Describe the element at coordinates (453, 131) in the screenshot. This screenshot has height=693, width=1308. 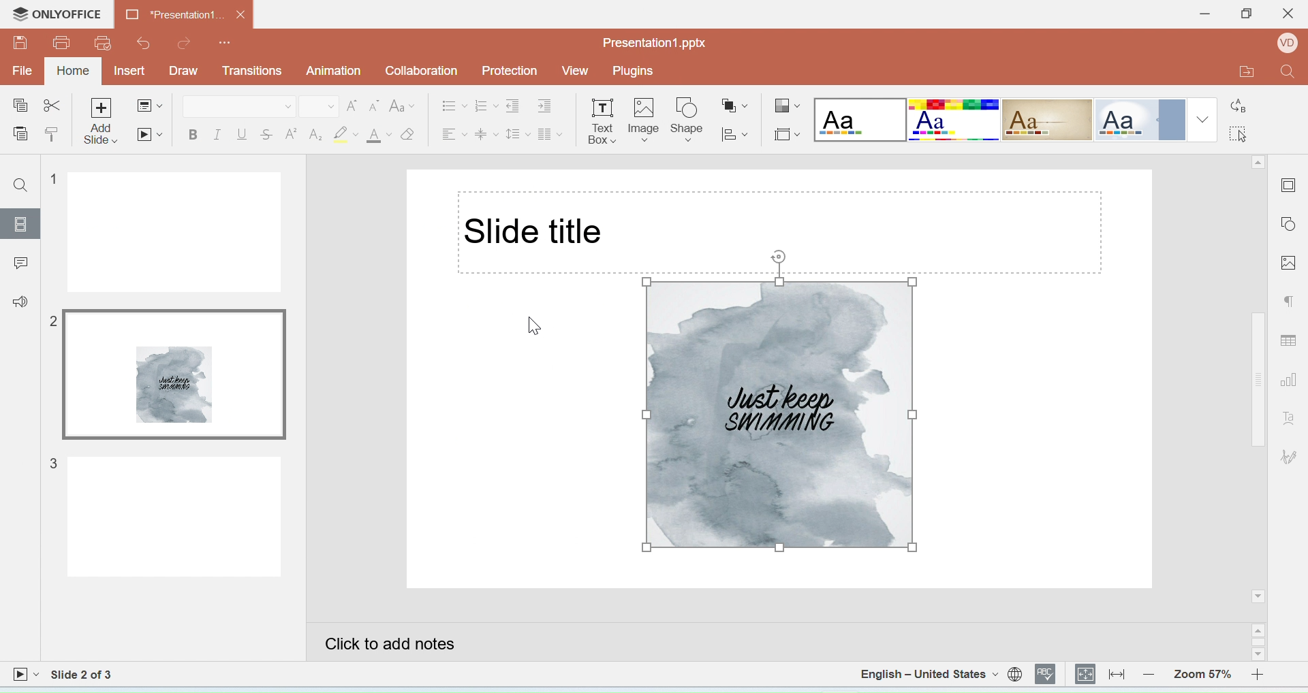
I see `Horizontal align` at that location.